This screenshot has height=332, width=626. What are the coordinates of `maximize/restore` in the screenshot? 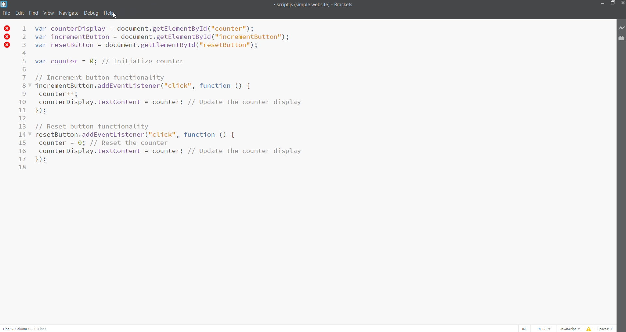 It's located at (613, 4).